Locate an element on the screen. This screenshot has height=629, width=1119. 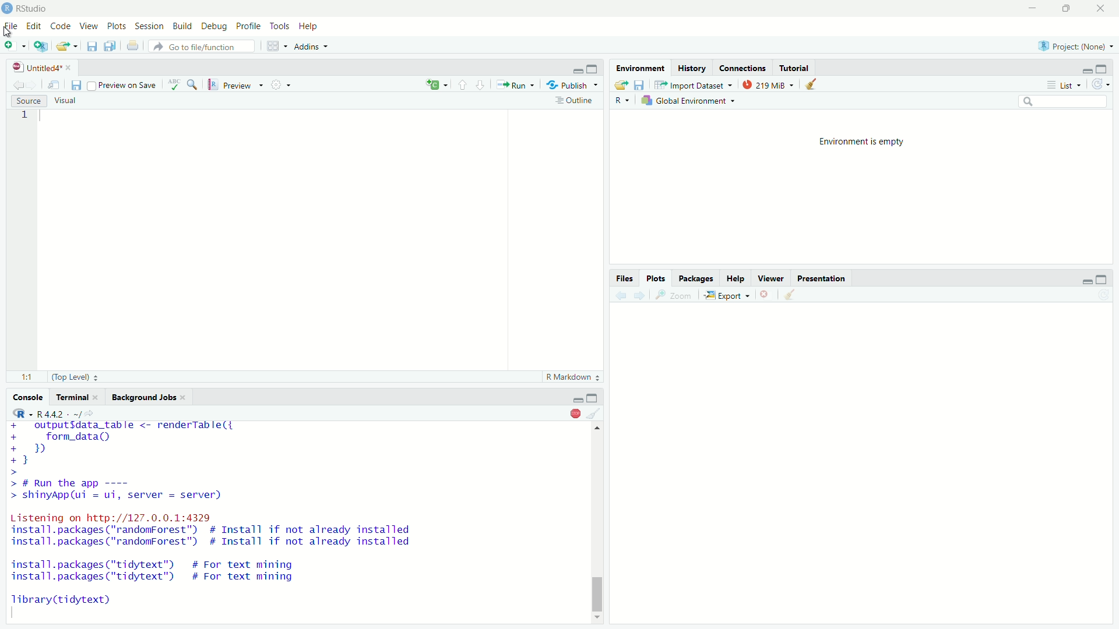
Cursor is located at coordinates (8, 32).